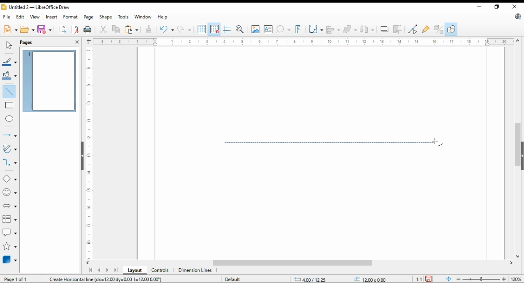 The width and height of the screenshot is (524, 283). Describe the element at coordinates (52, 16) in the screenshot. I see `insert` at that location.